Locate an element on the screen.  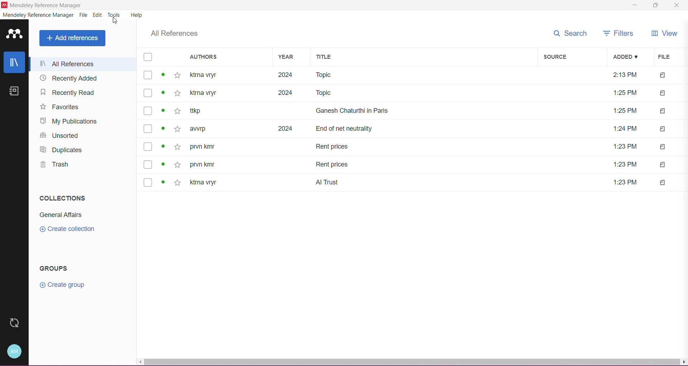
Year is located at coordinates (290, 58).